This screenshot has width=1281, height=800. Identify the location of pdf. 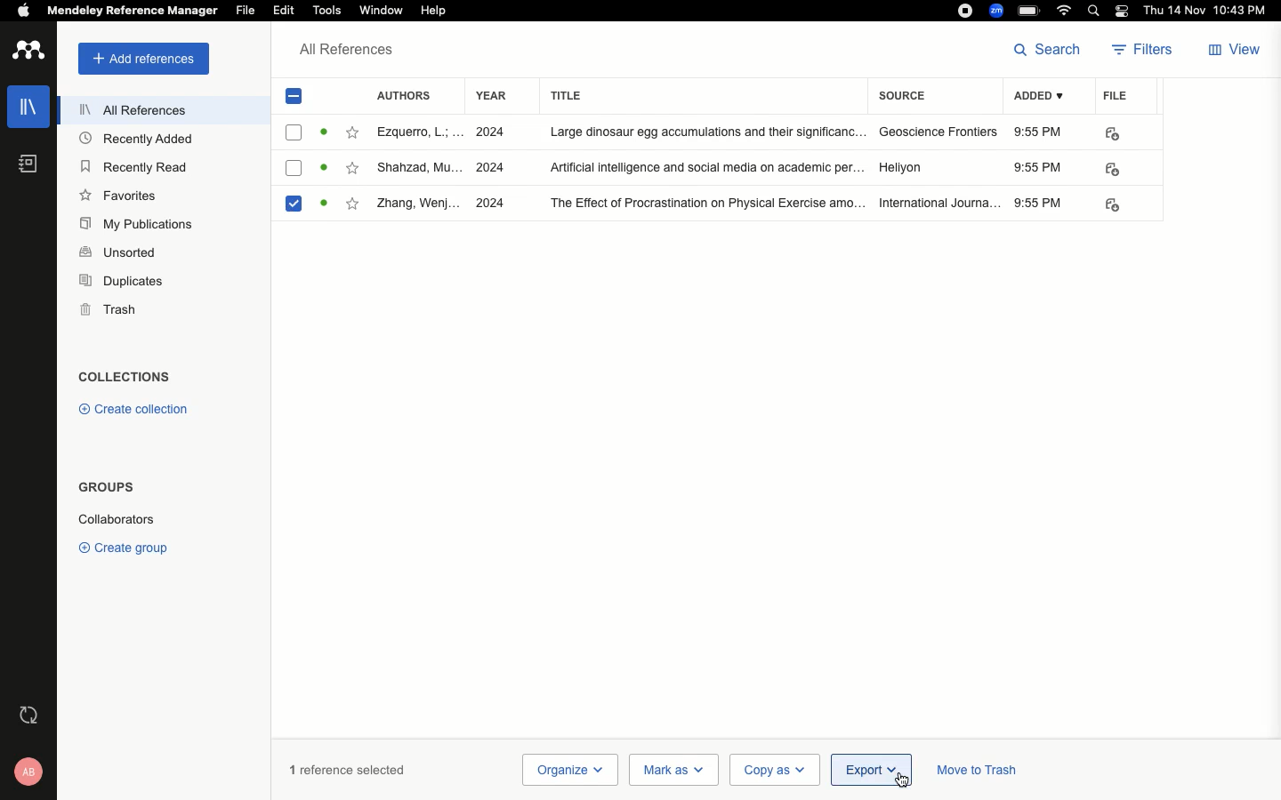
(1115, 170).